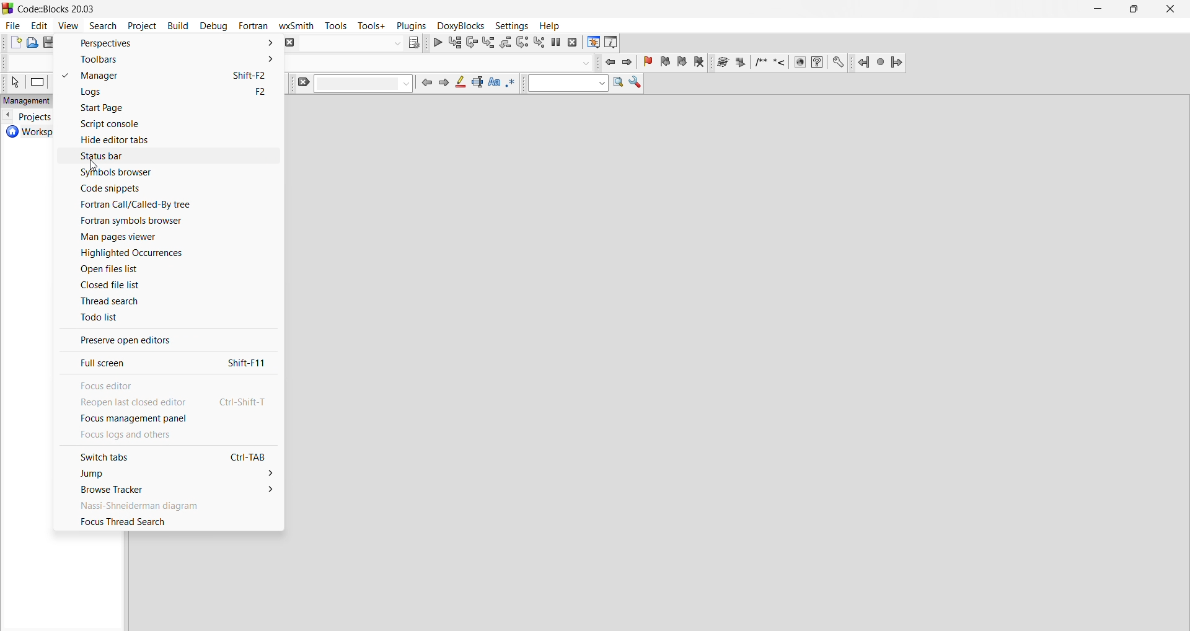 The height and width of the screenshot is (631, 1190). Describe the element at coordinates (899, 63) in the screenshot. I see `Jump forward` at that location.